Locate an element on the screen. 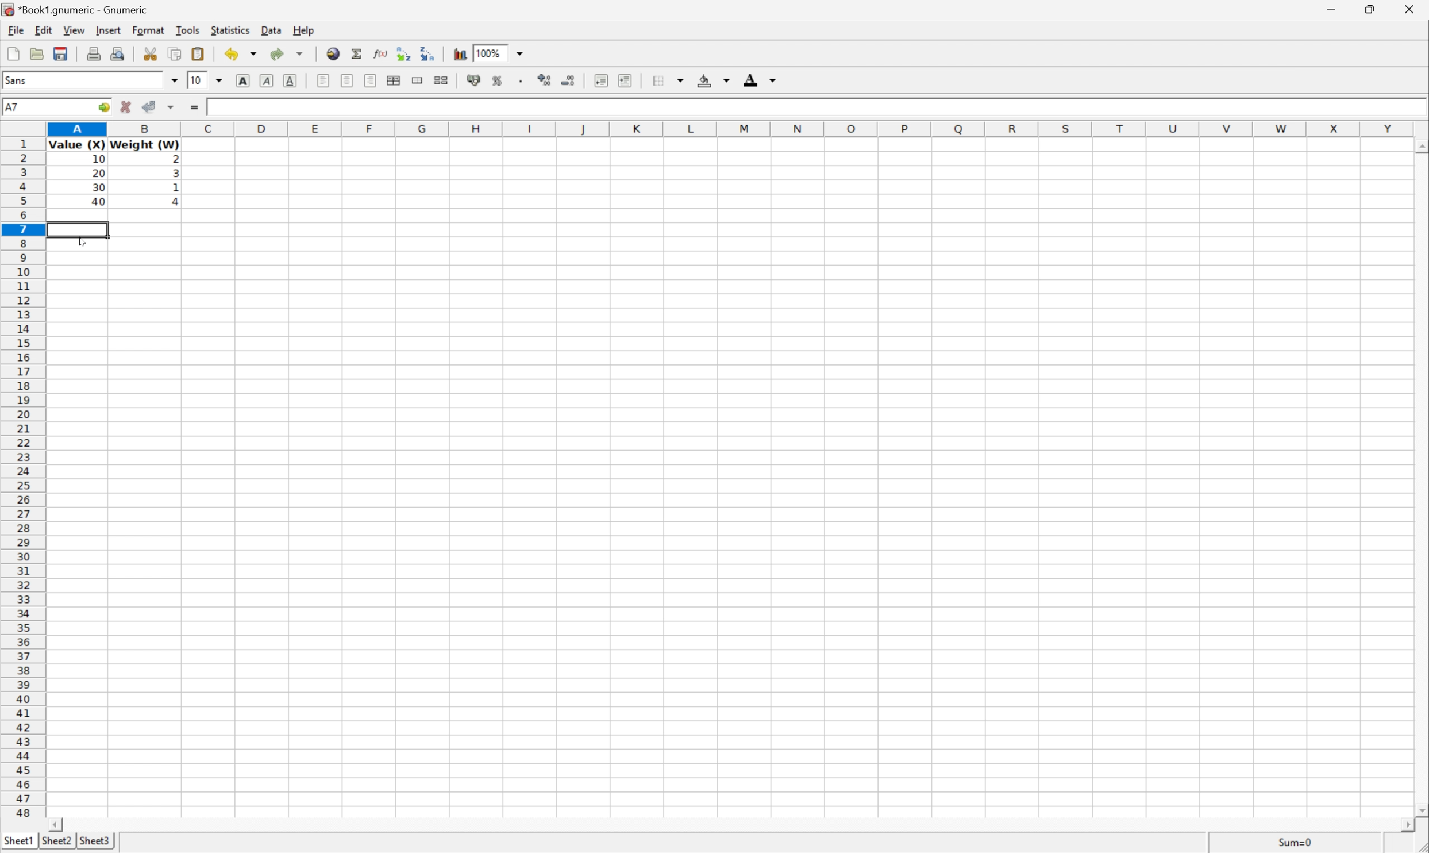 The height and width of the screenshot is (853, 1429). Value 00 is located at coordinates (230, 109).